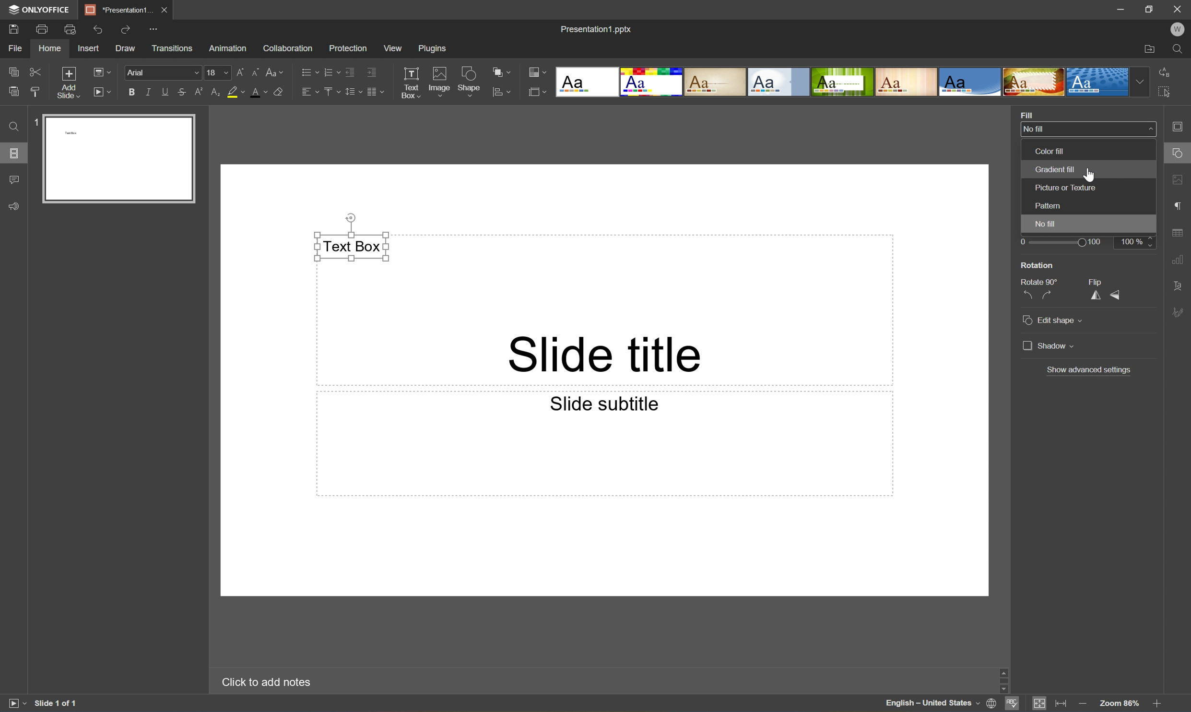 The height and width of the screenshot is (712, 1191). I want to click on Open file location, so click(1150, 48).